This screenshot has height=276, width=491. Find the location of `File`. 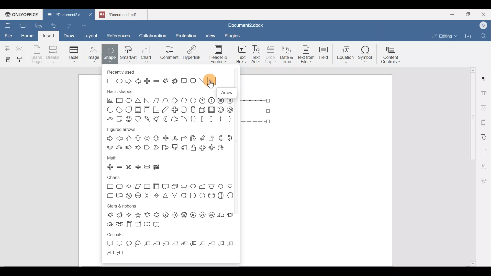

File is located at coordinates (9, 34).